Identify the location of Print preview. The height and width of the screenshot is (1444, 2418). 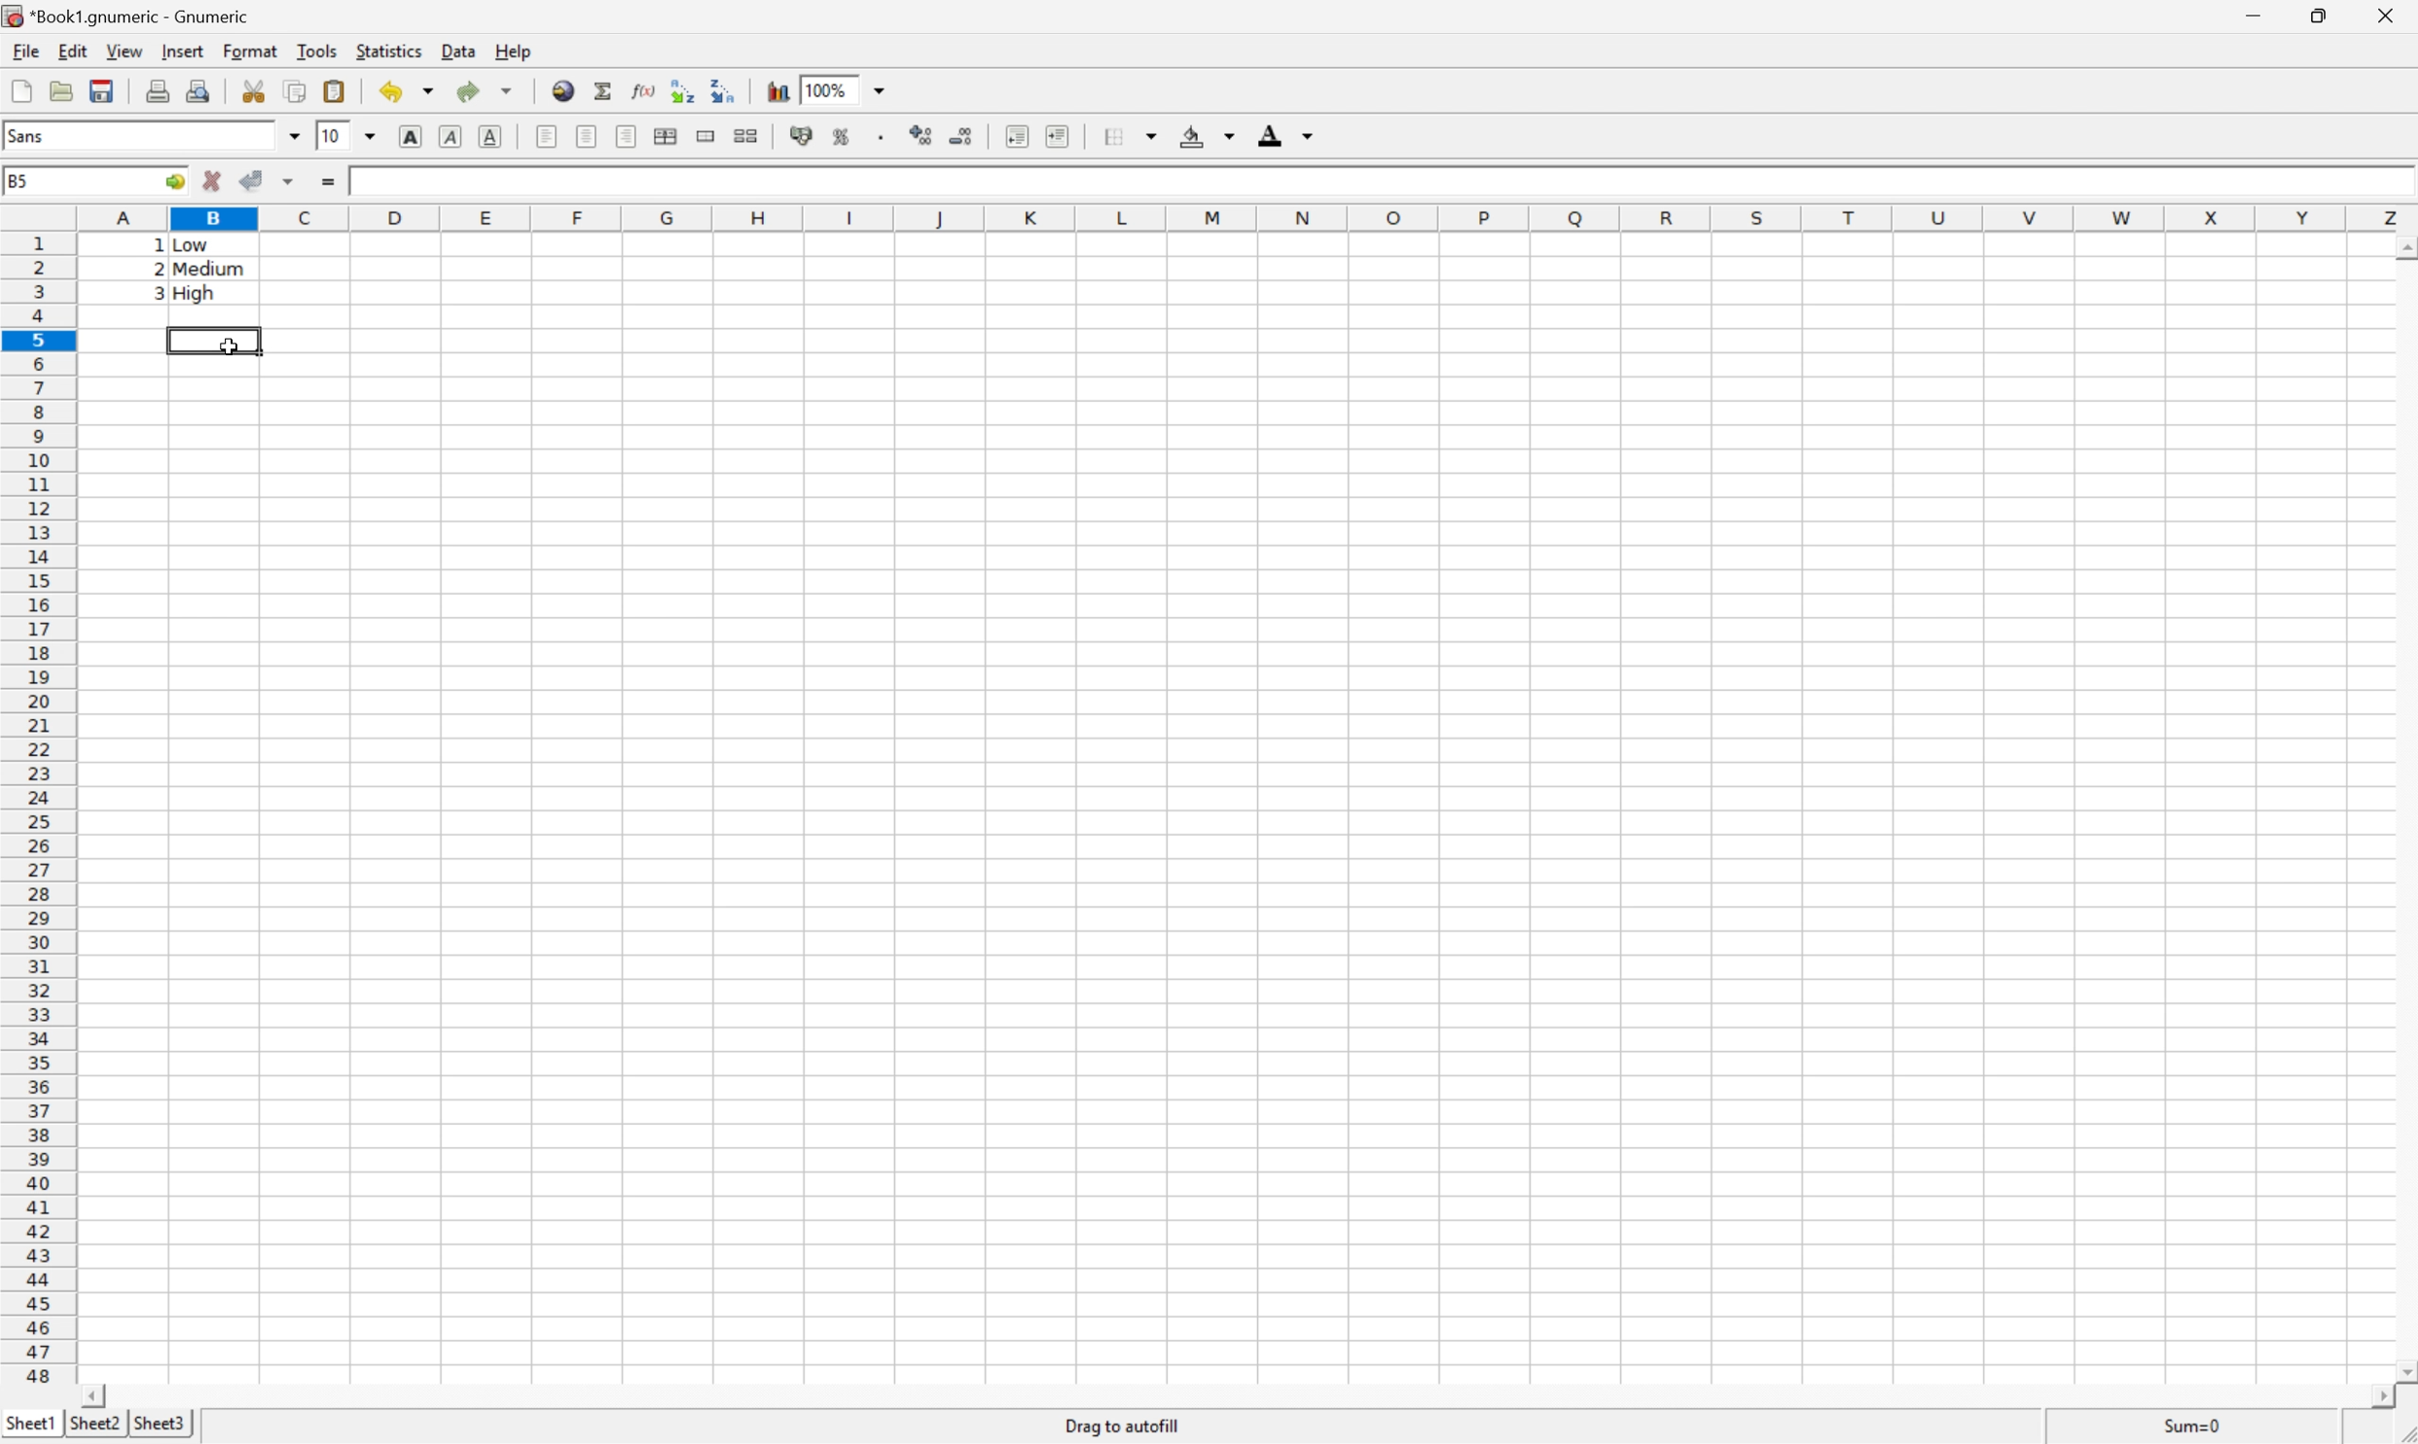
(196, 90).